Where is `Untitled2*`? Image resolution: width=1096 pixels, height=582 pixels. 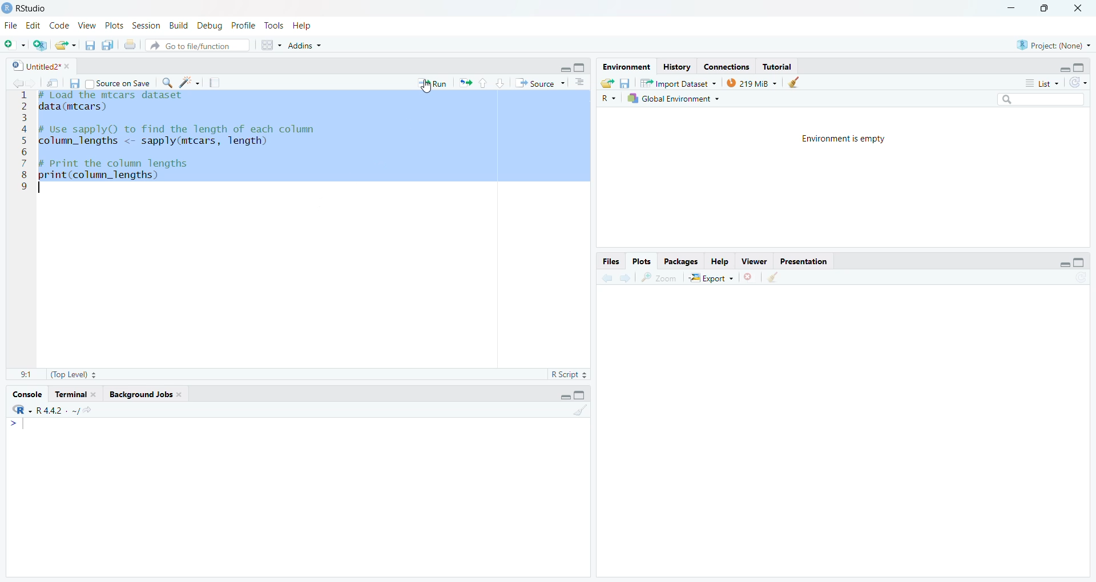 Untitled2* is located at coordinates (40, 66).